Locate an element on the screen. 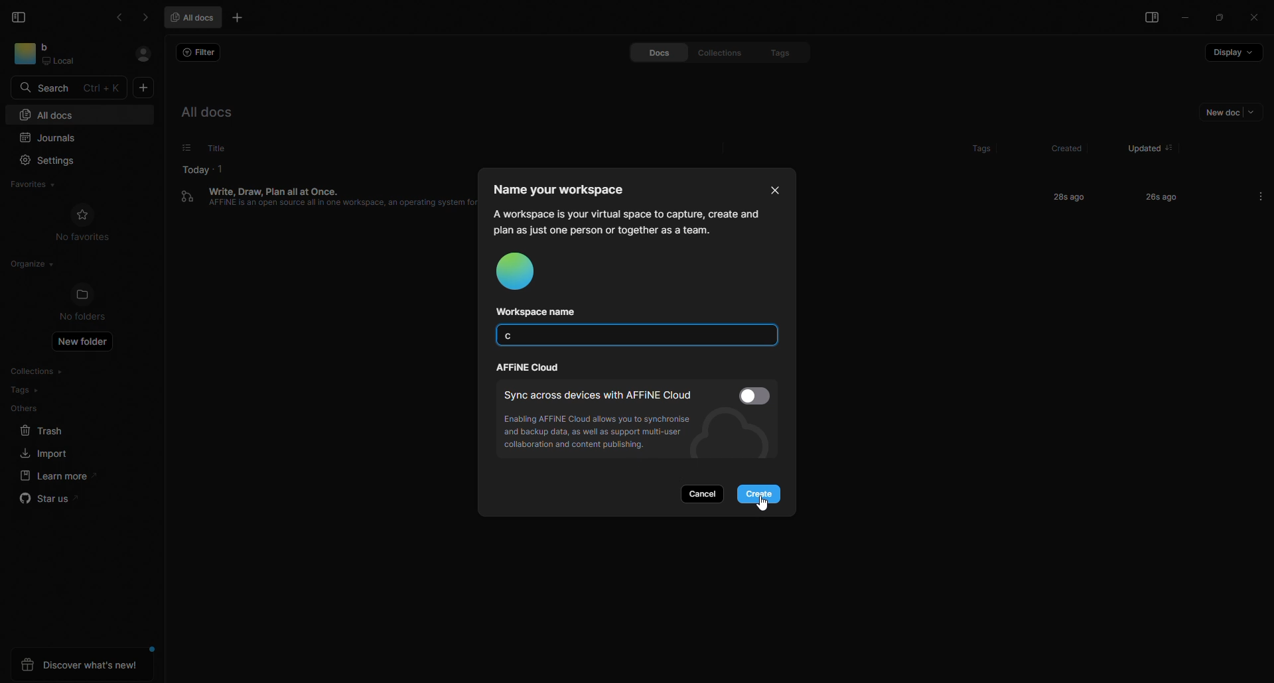 The width and height of the screenshot is (1274, 683). search is located at coordinates (48, 87).